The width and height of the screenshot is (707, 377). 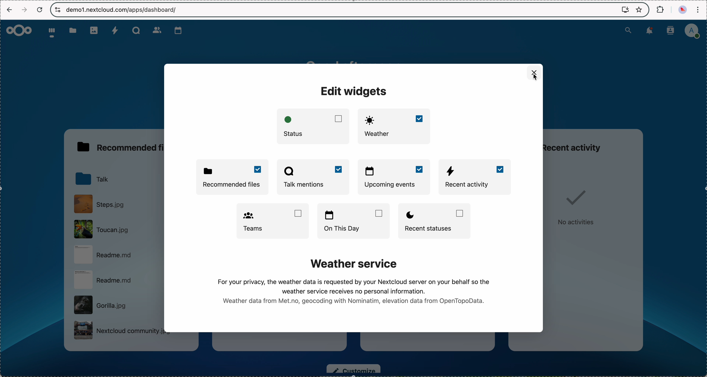 What do you see at coordinates (356, 283) in the screenshot?
I see `weather service note` at bounding box center [356, 283].